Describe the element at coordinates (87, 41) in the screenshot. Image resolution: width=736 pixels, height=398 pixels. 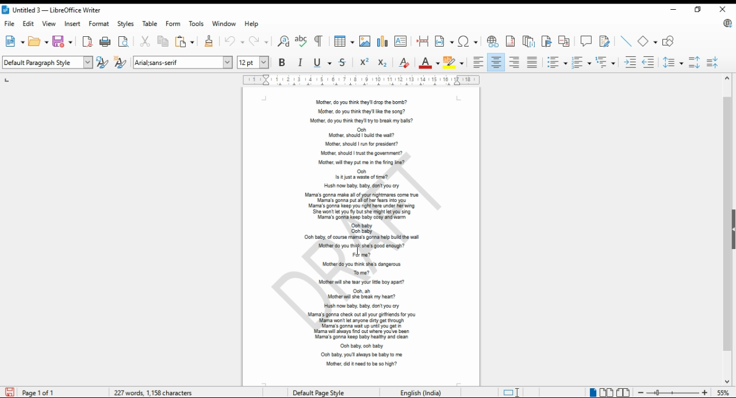
I see `export directly as pdf` at that location.